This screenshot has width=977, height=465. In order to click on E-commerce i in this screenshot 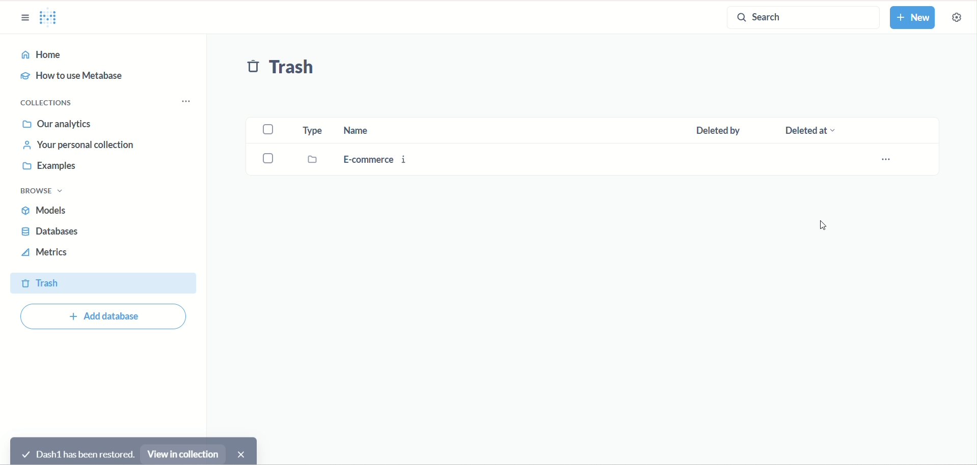, I will do `click(379, 158)`.